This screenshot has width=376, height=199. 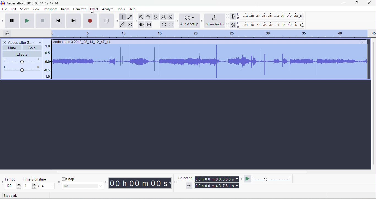 I want to click on cursor movement, so click(x=92, y=10).